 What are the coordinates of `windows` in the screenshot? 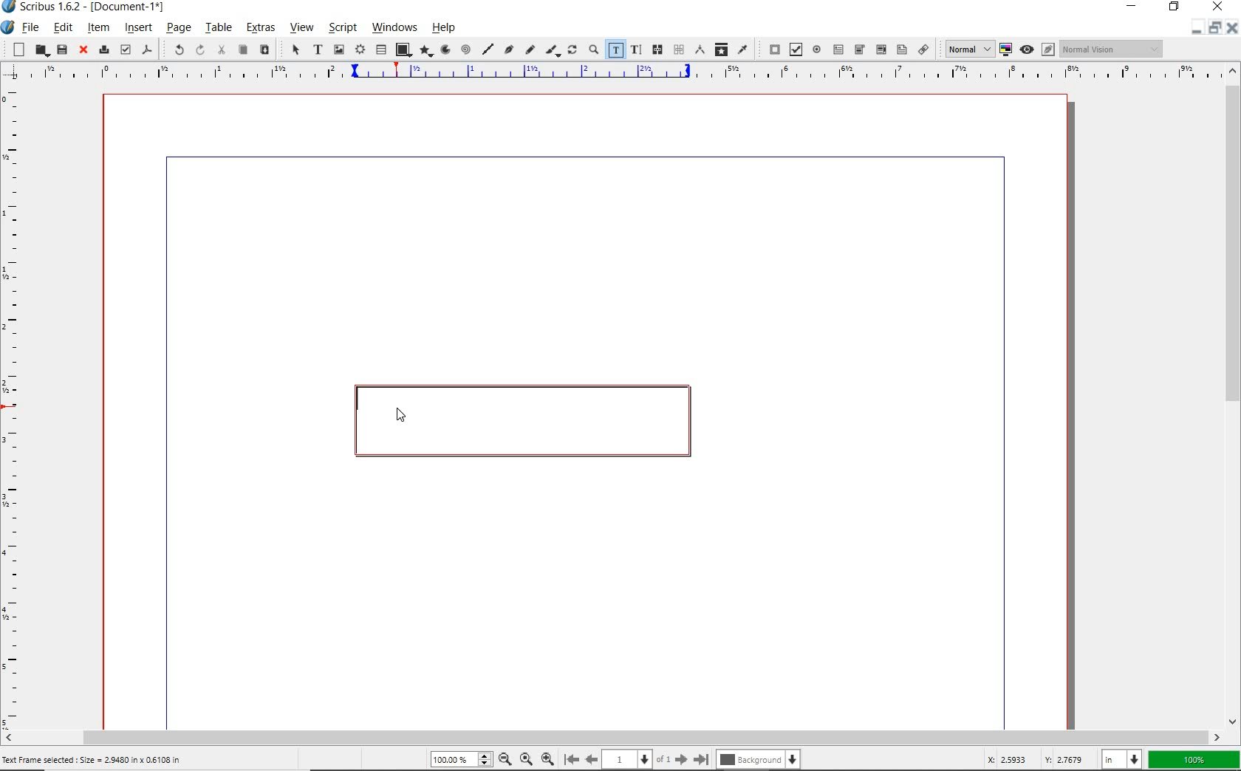 It's located at (395, 28).